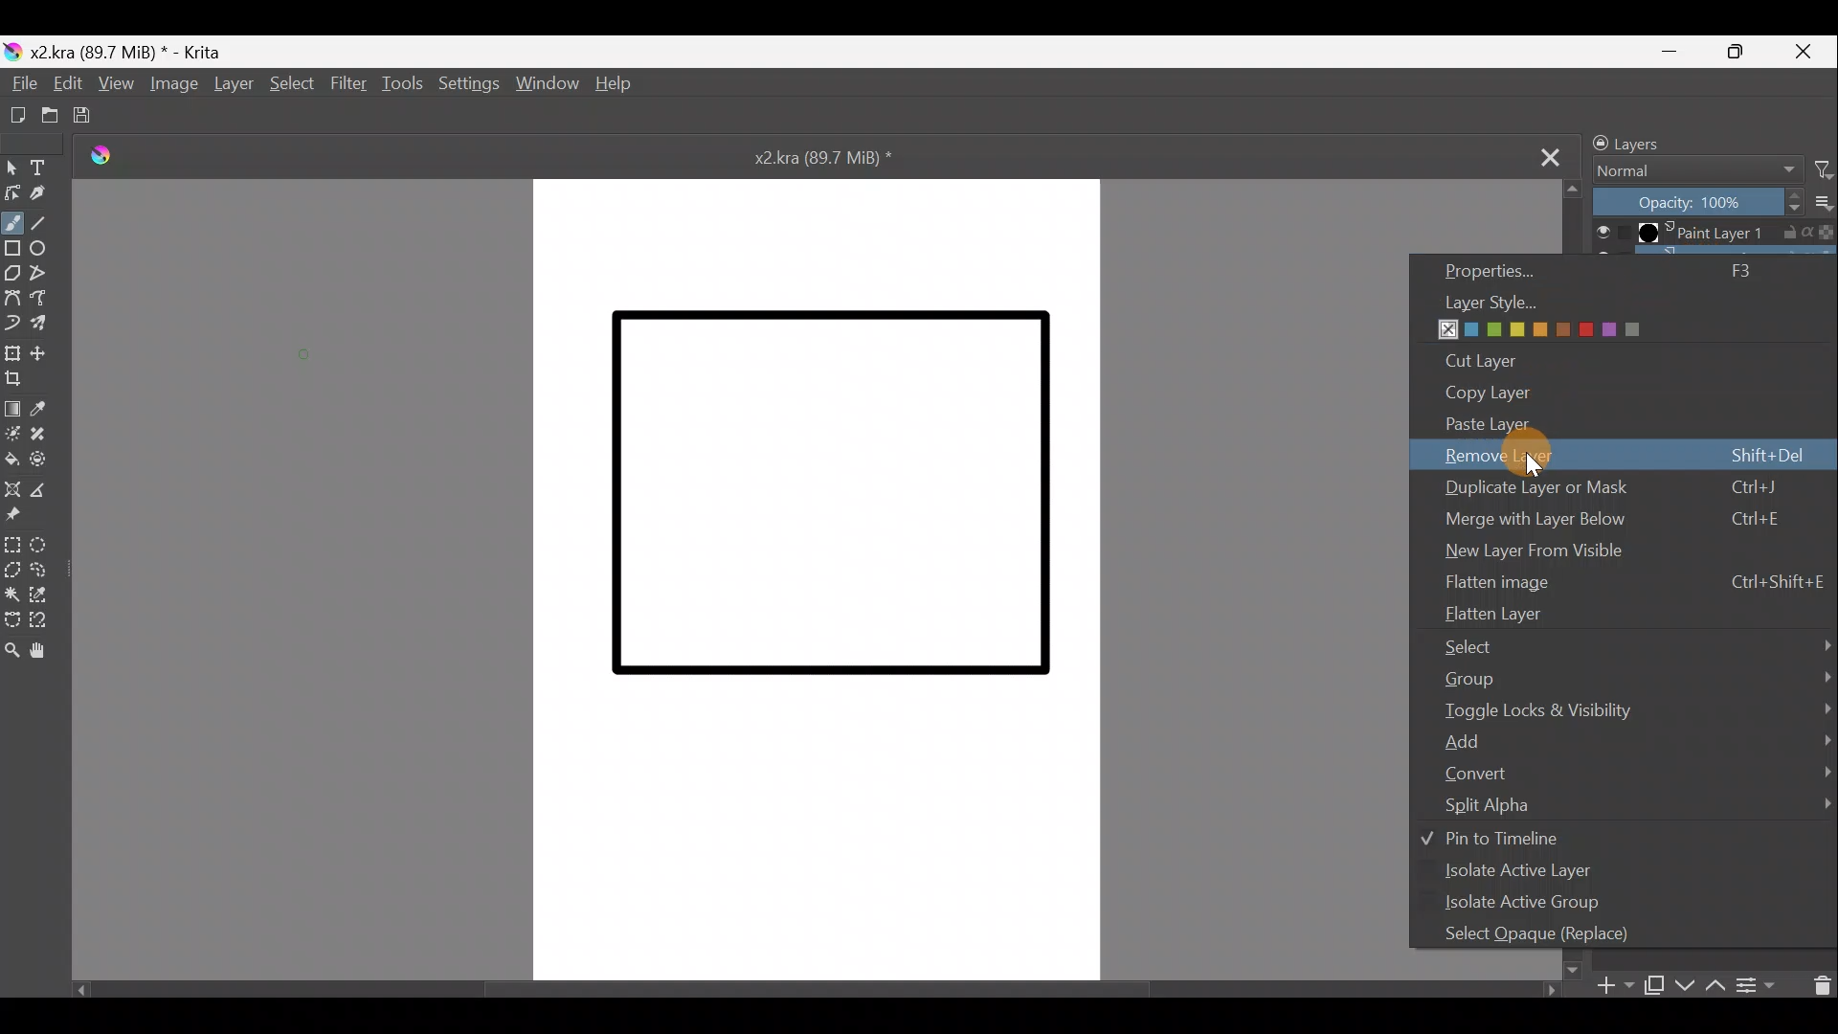  Describe the element at coordinates (44, 435) in the screenshot. I see `Smart patch tool` at that location.